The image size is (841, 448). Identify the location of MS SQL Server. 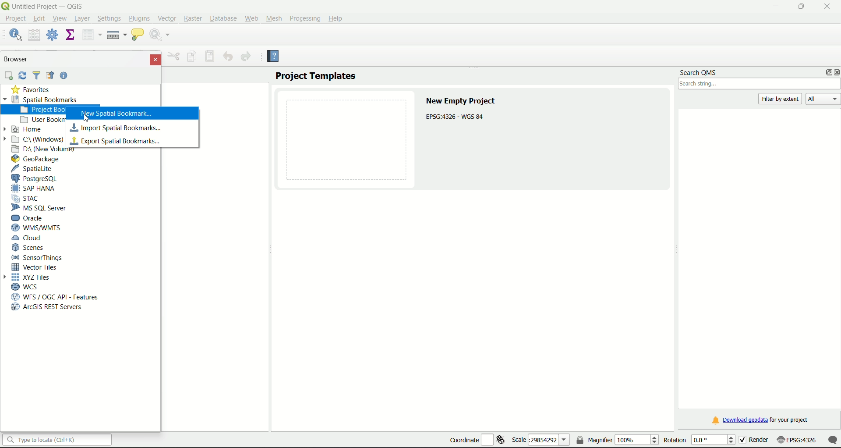
(40, 208).